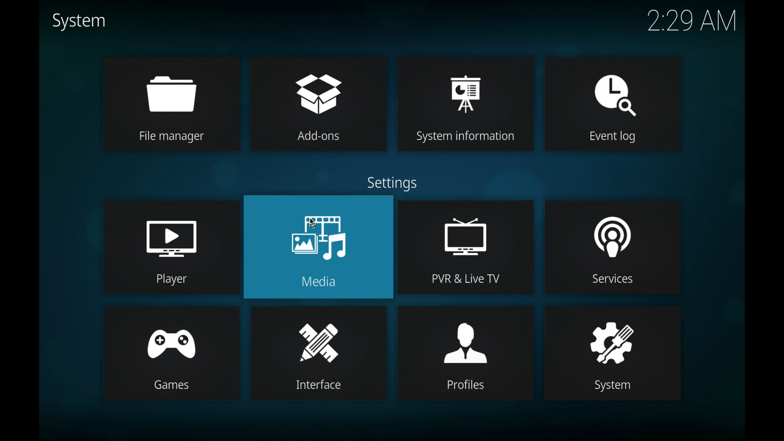 This screenshot has width=784, height=441. Describe the element at coordinates (171, 277) in the screenshot. I see `Player` at that location.